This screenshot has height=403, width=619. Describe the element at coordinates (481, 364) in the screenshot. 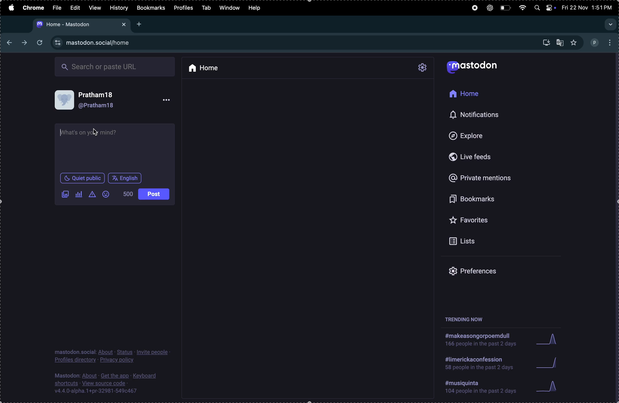

I see `hashtag` at that location.